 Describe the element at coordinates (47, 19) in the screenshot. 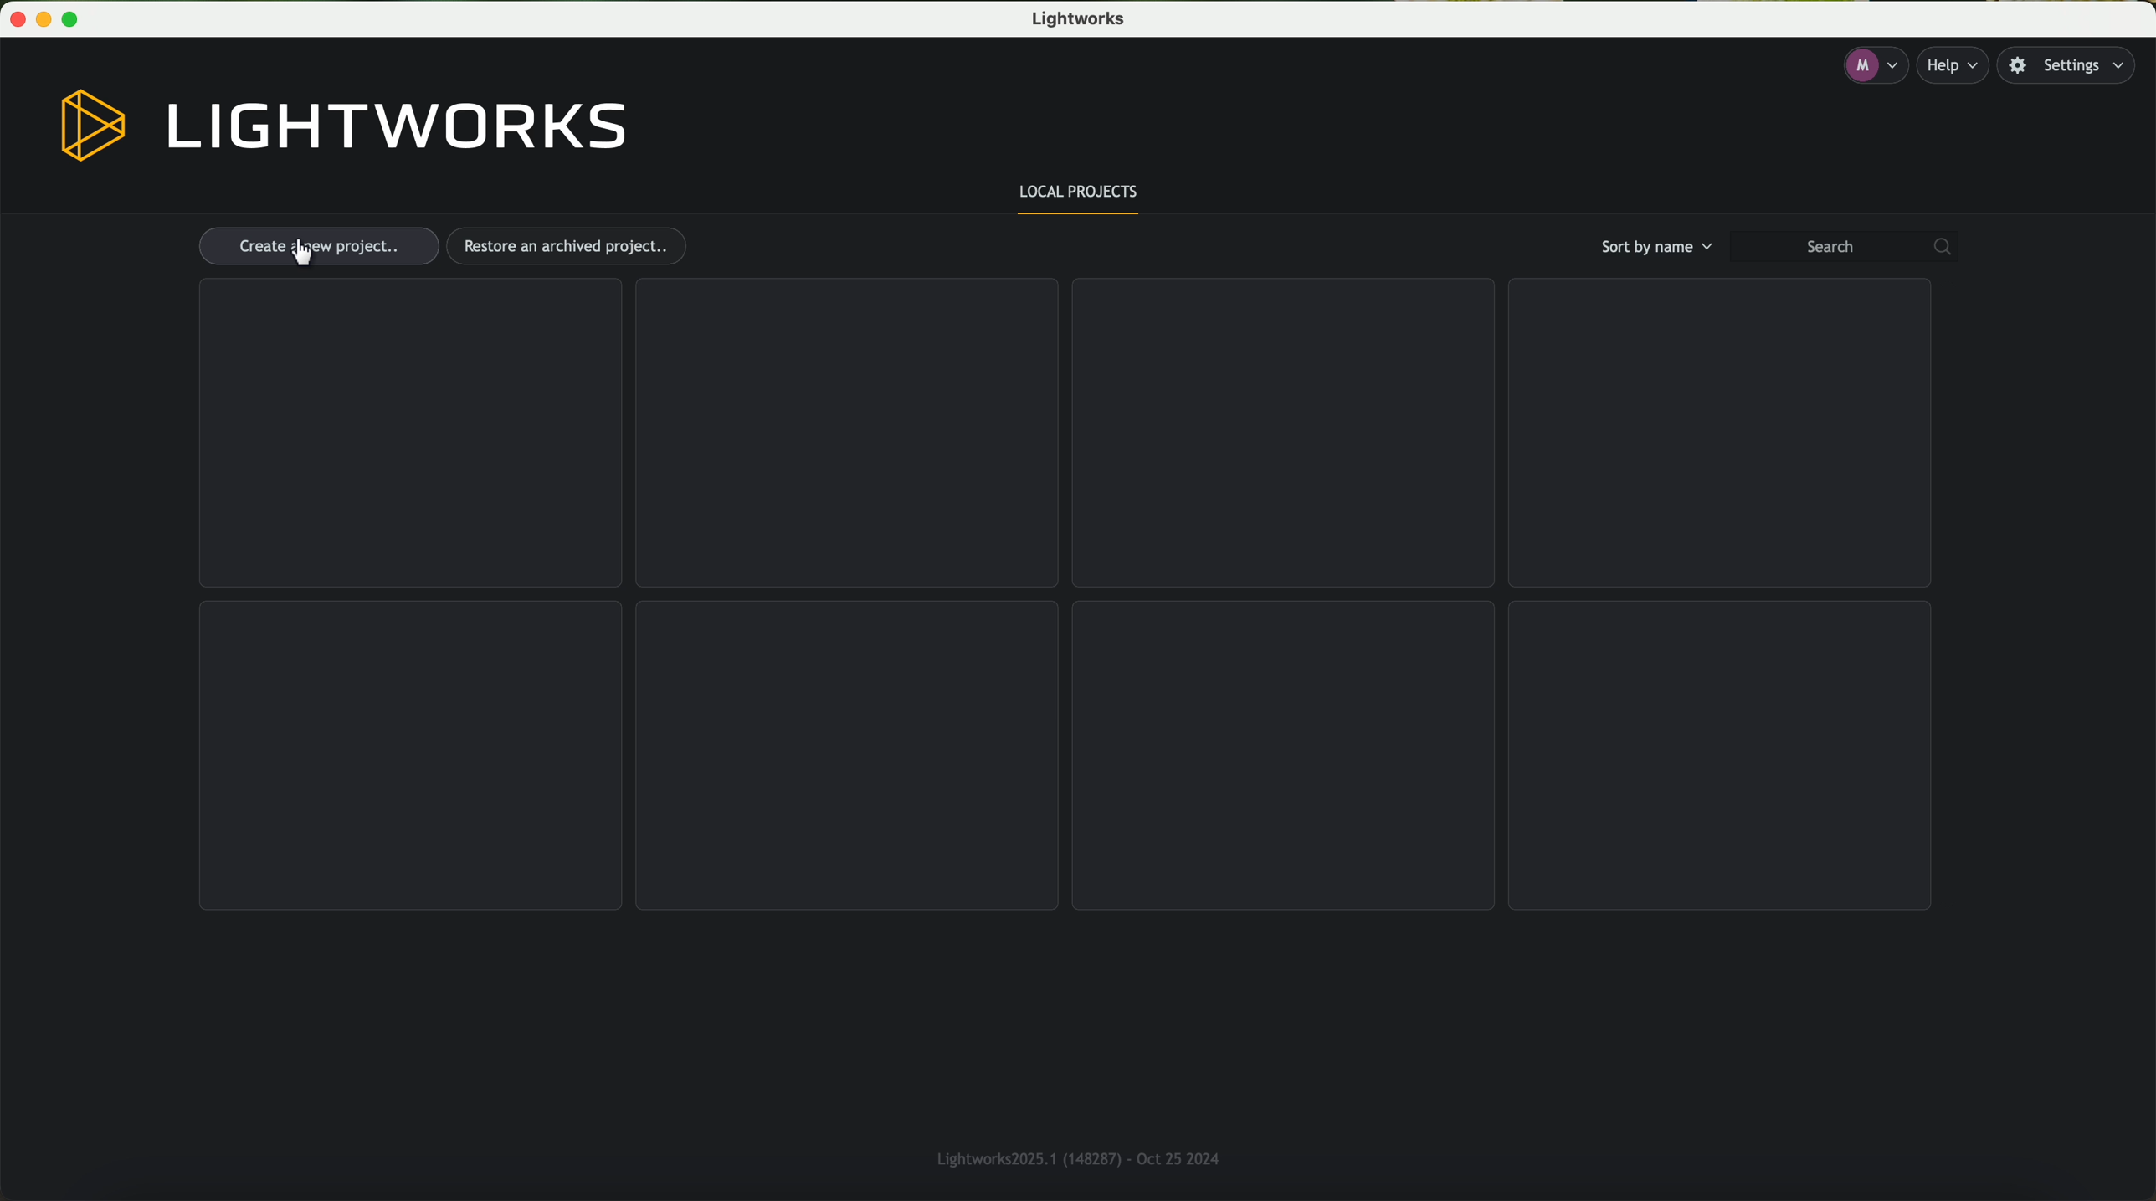

I see `minimize` at that location.